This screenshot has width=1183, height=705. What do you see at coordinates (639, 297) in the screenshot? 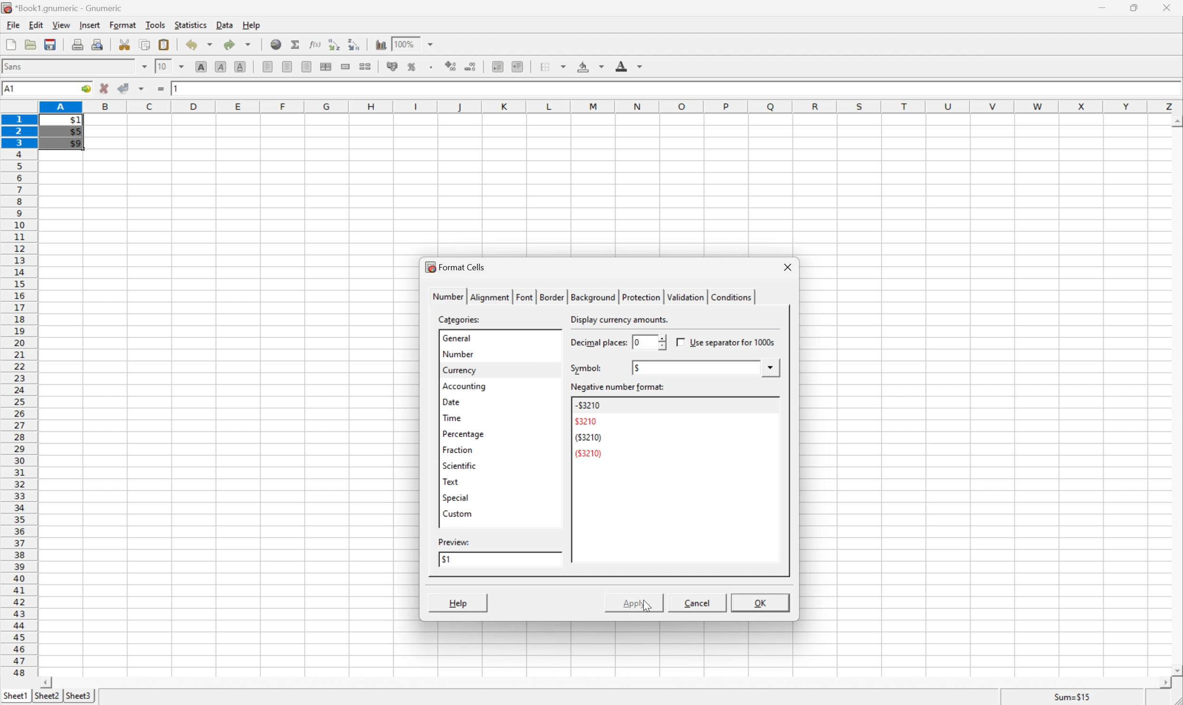
I see `protection` at bounding box center [639, 297].